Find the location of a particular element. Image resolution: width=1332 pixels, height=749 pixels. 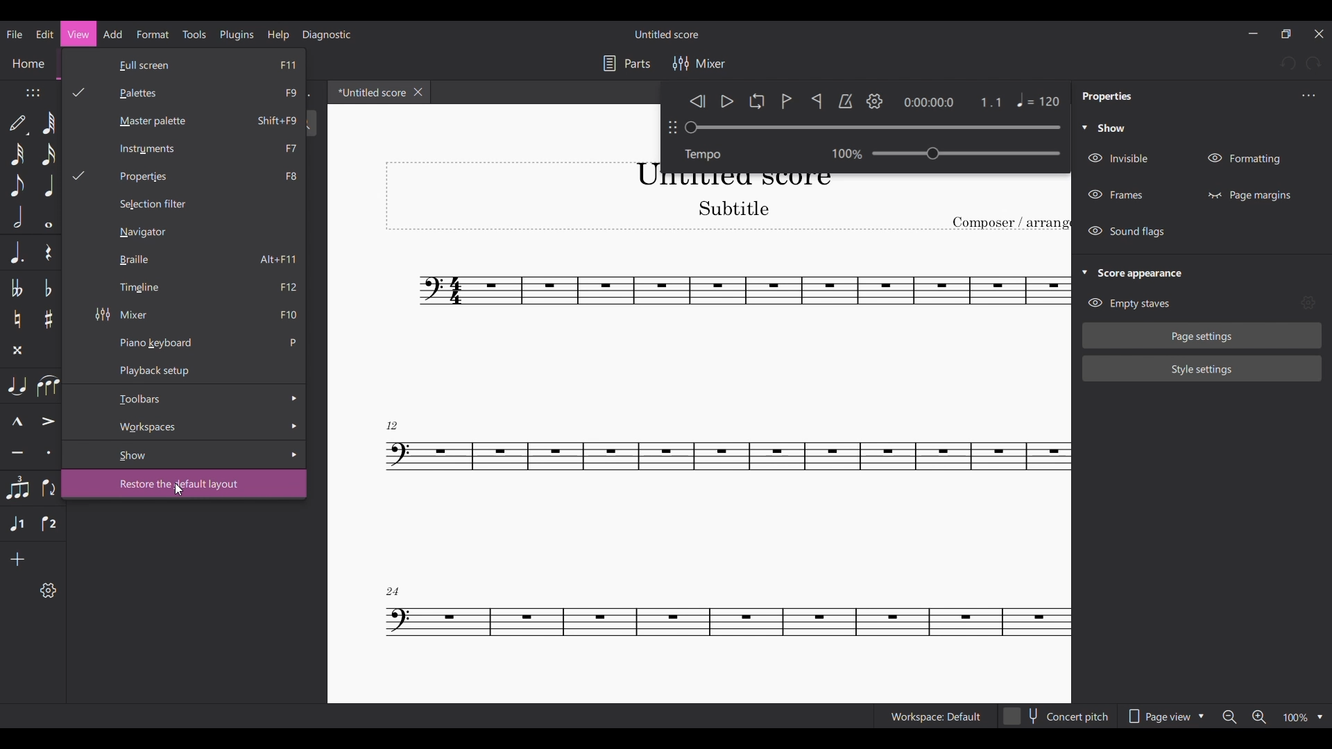

Empty staves is located at coordinates (1129, 303).